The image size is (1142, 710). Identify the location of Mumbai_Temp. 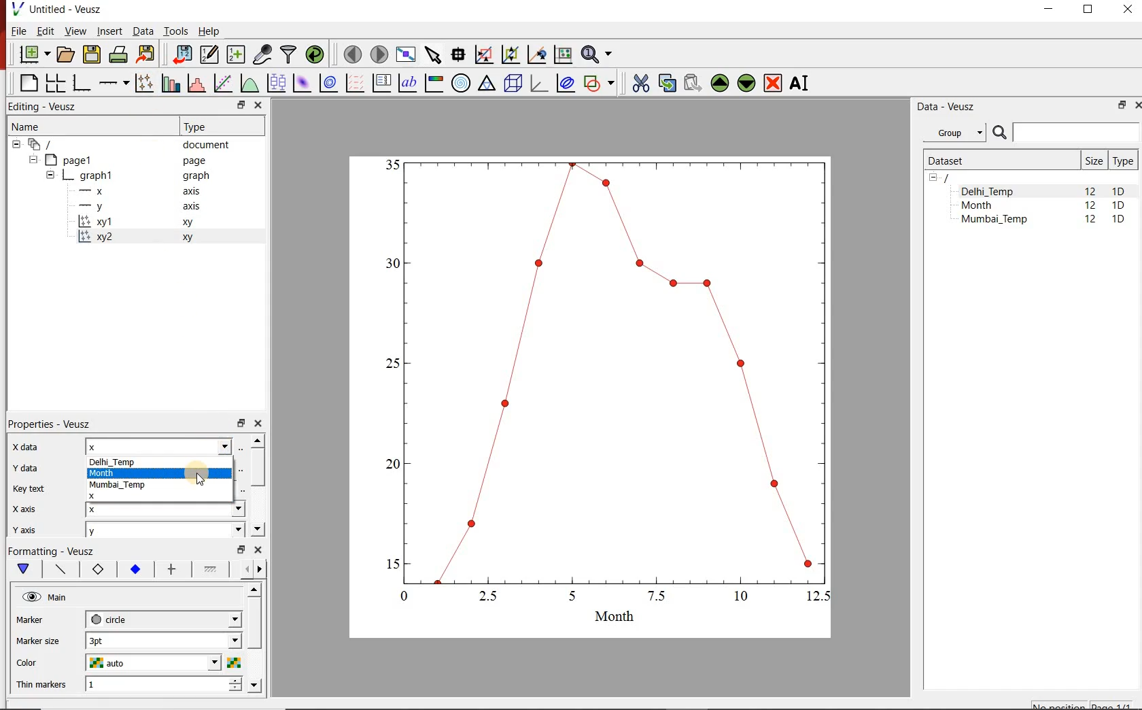
(118, 486).